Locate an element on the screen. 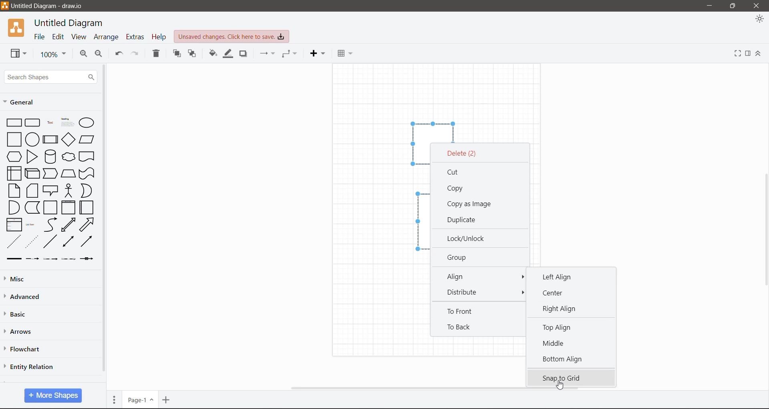 This screenshot has width=769, height=409. Connection is located at coordinates (268, 54).